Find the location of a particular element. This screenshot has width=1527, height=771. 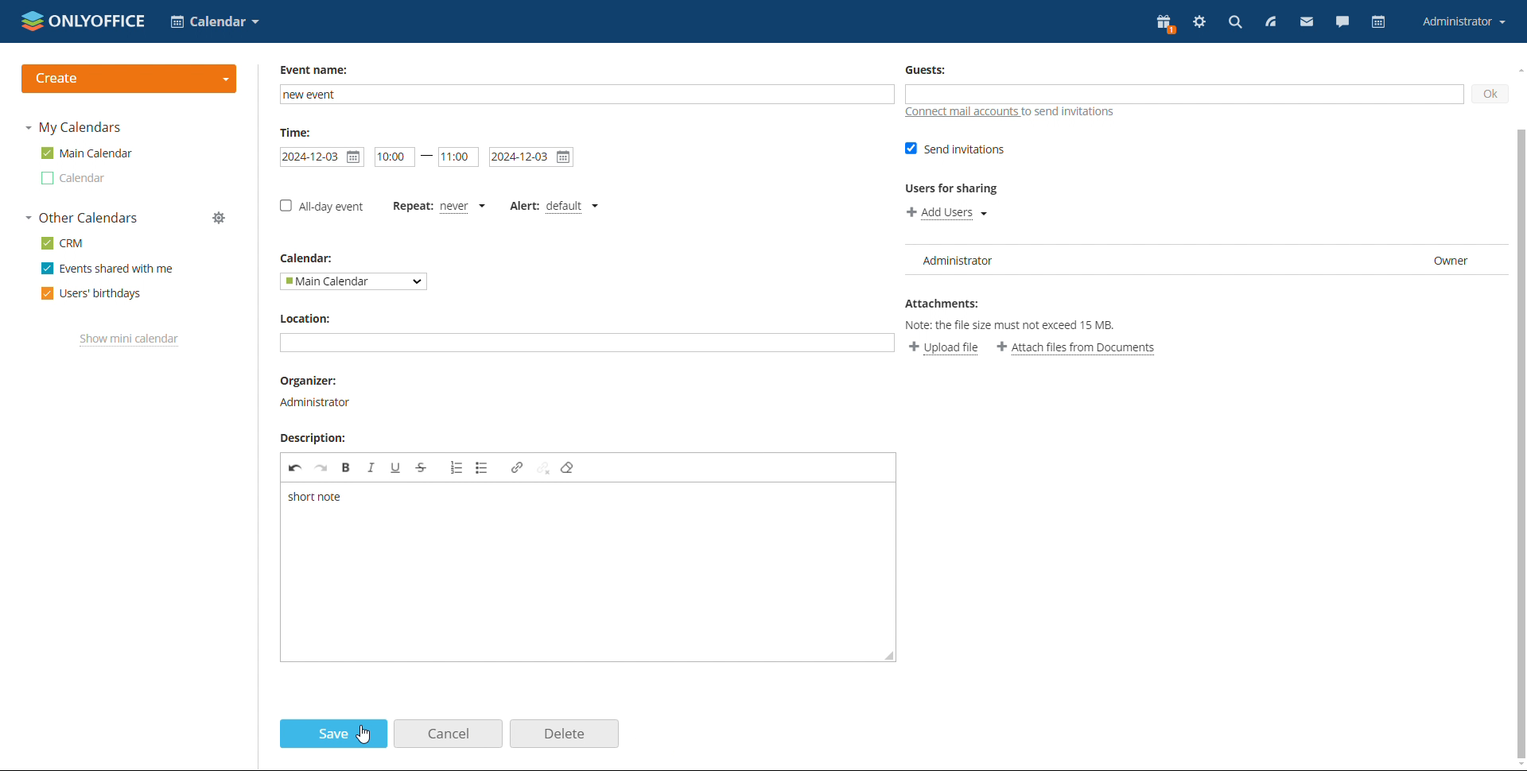

set alert is located at coordinates (554, 205).